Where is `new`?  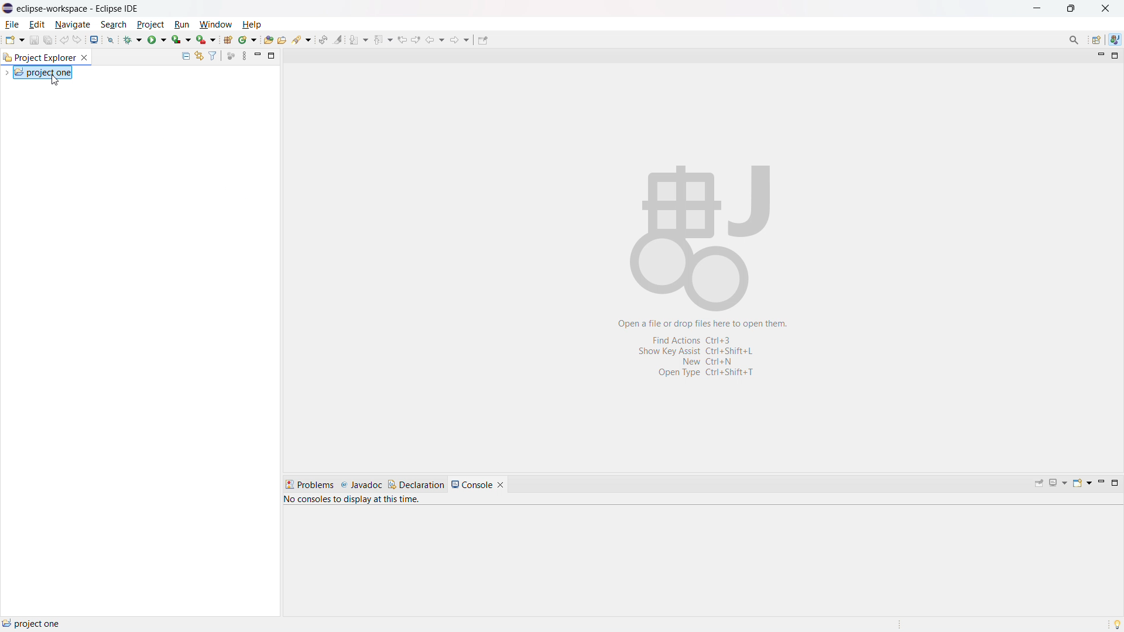
new is located at coordinates (14, 39).